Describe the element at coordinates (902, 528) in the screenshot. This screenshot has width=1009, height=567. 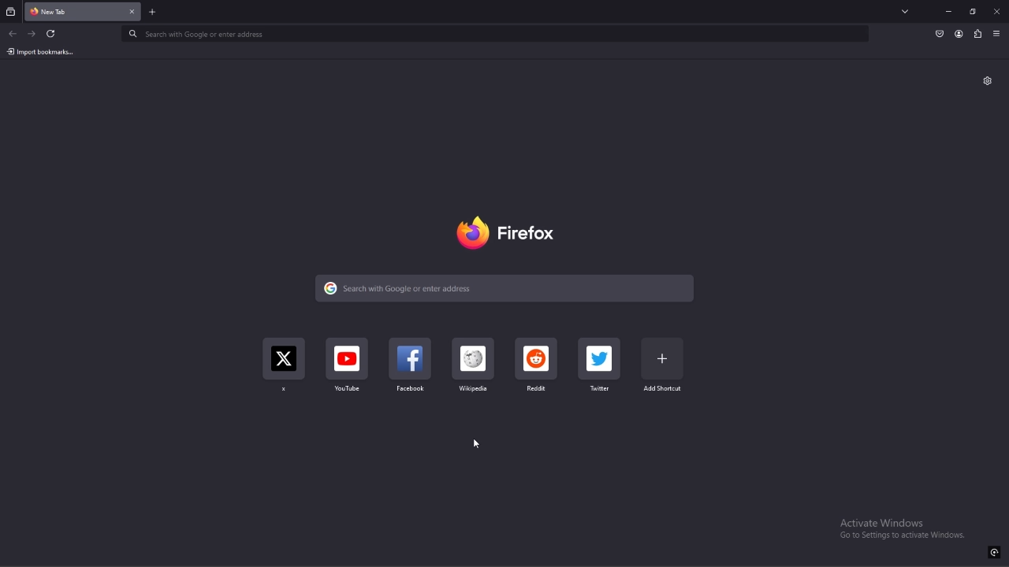
I see `text` at that location.